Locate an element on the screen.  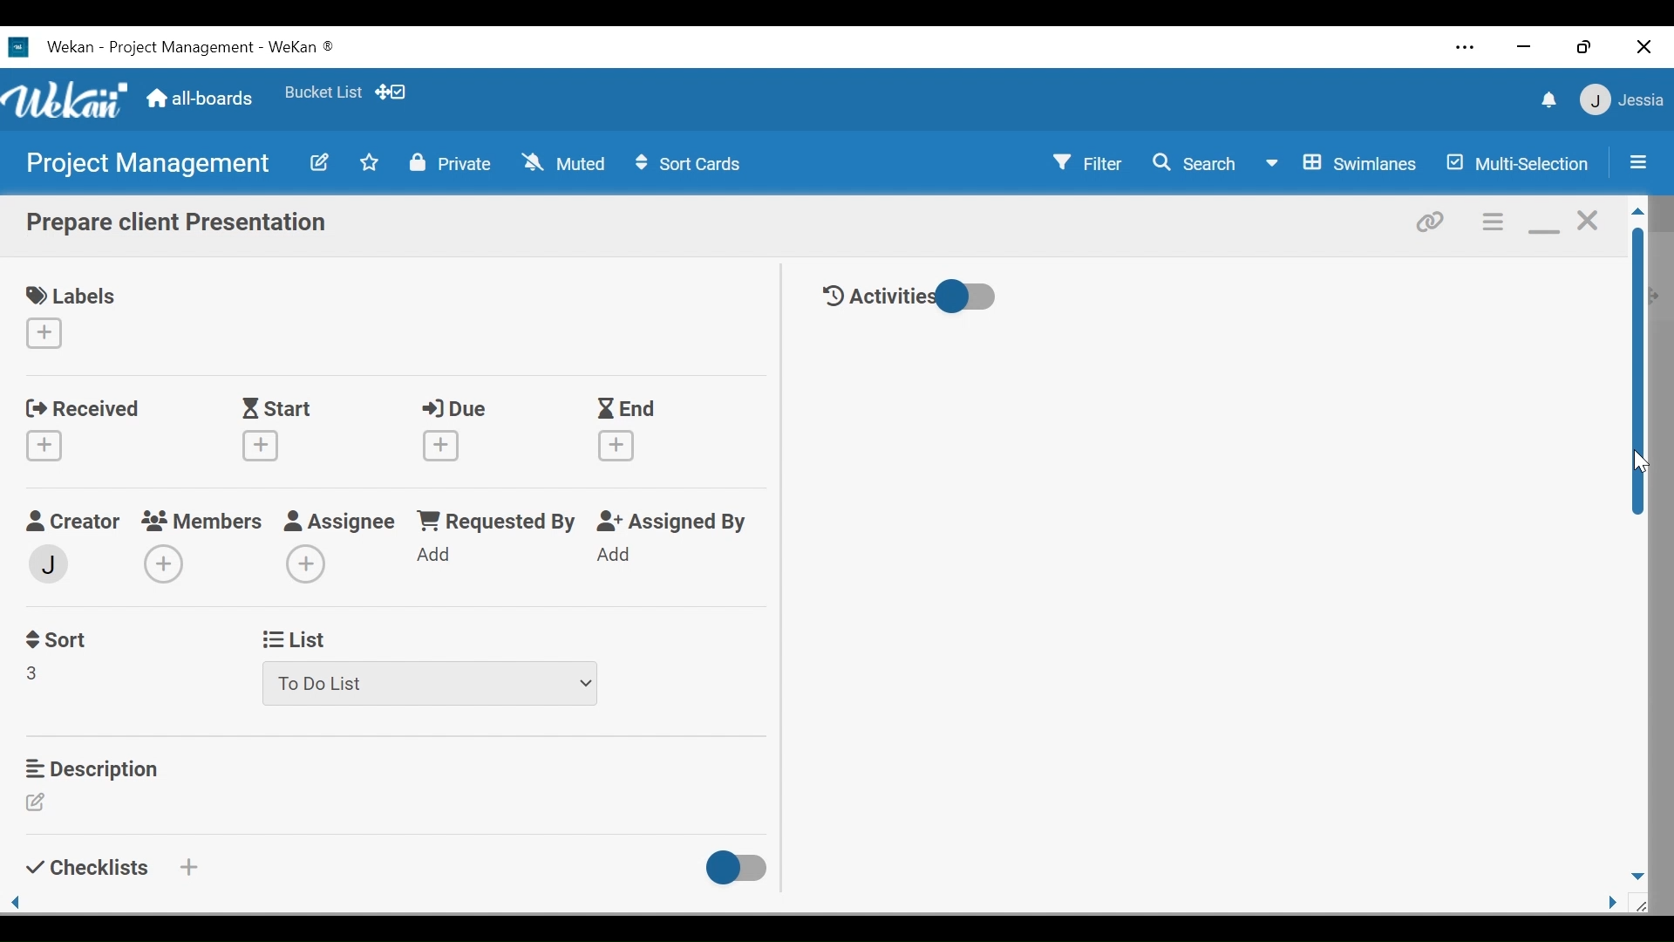
Field is located at coordinates (35, 672).